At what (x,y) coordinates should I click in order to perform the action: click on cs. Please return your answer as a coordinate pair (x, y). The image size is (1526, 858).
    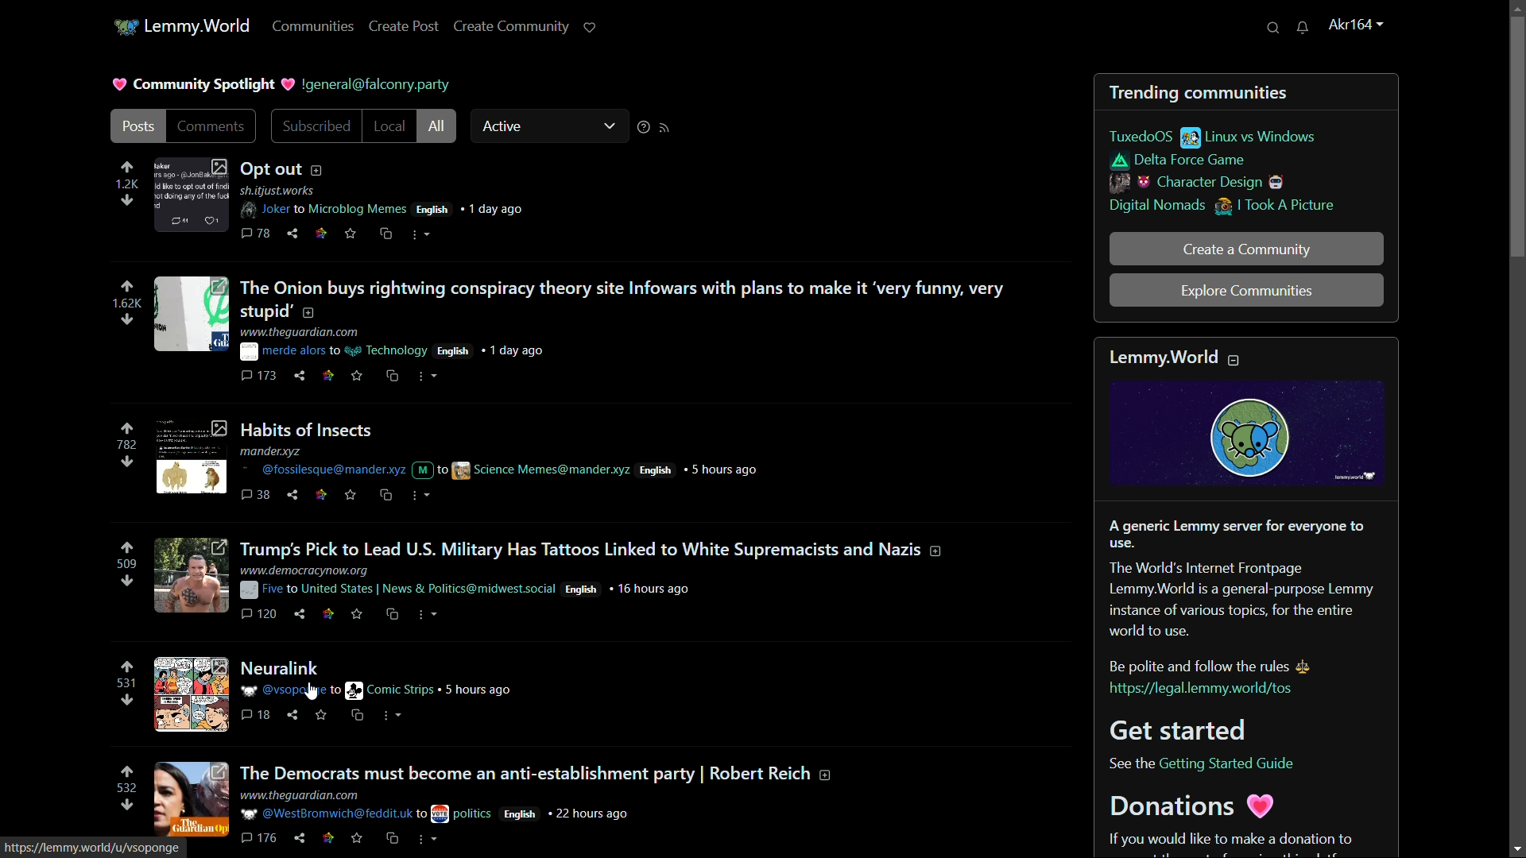
    Looking at the image, I should click on (386, 233).